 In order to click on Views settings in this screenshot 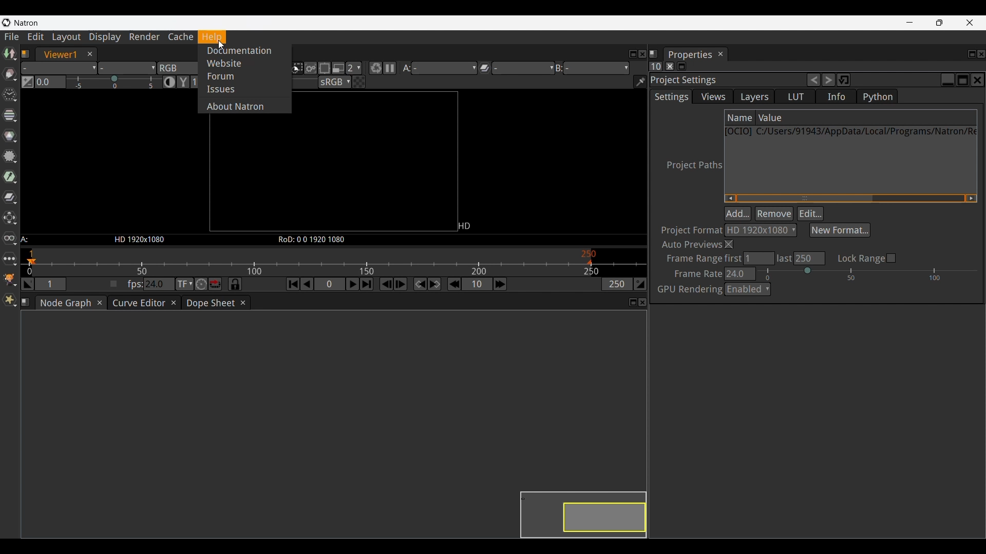, I will do `click(713, 96)`.